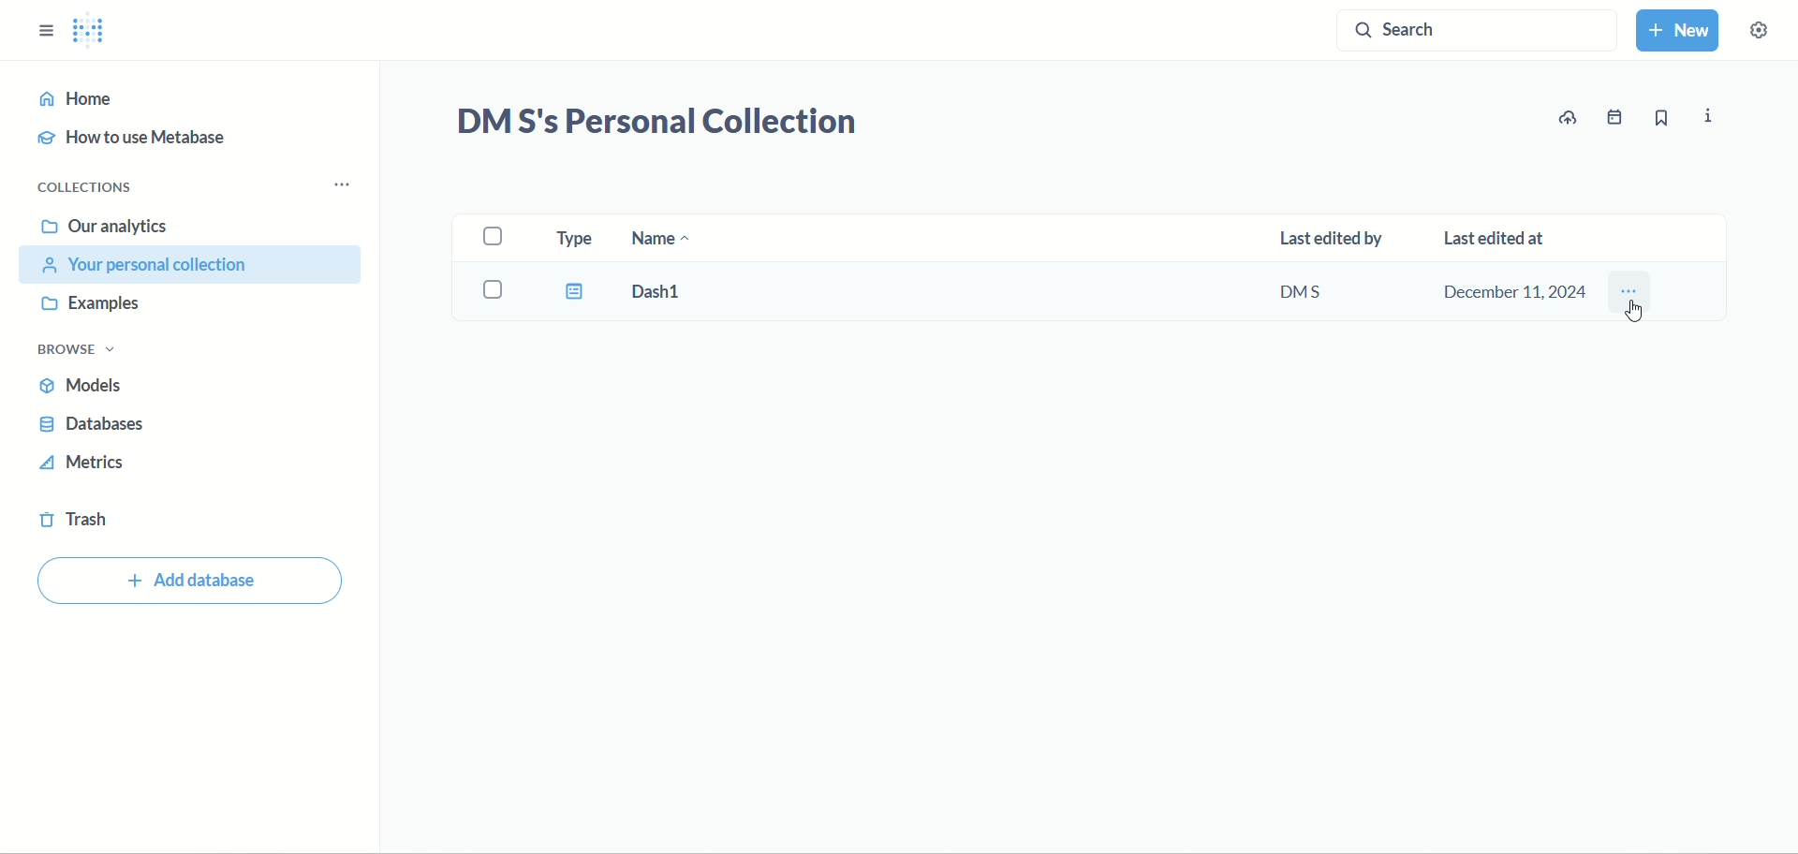 The image size is (1798, 854). I want to click on information, so click(1711, 116).